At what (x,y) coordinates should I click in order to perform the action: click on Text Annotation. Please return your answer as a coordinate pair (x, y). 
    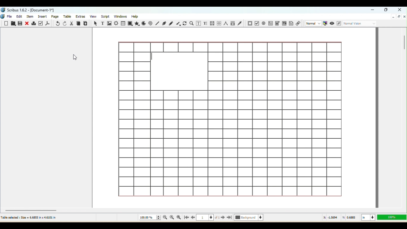
    Looking at the image, I should click on (291, 24).